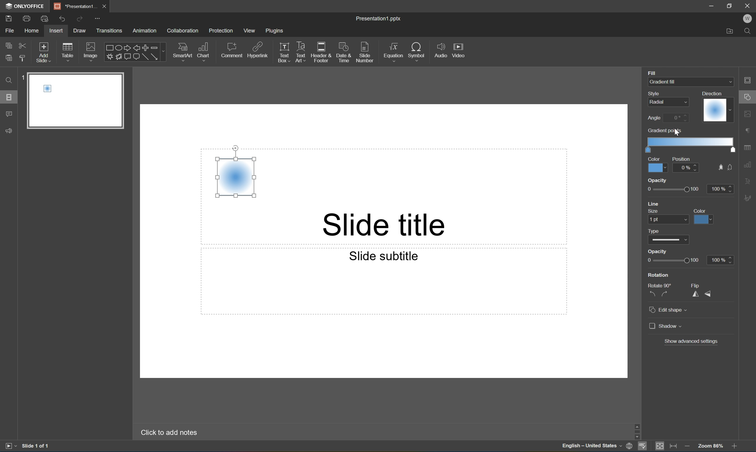  I want to click on , so click(109, 57).